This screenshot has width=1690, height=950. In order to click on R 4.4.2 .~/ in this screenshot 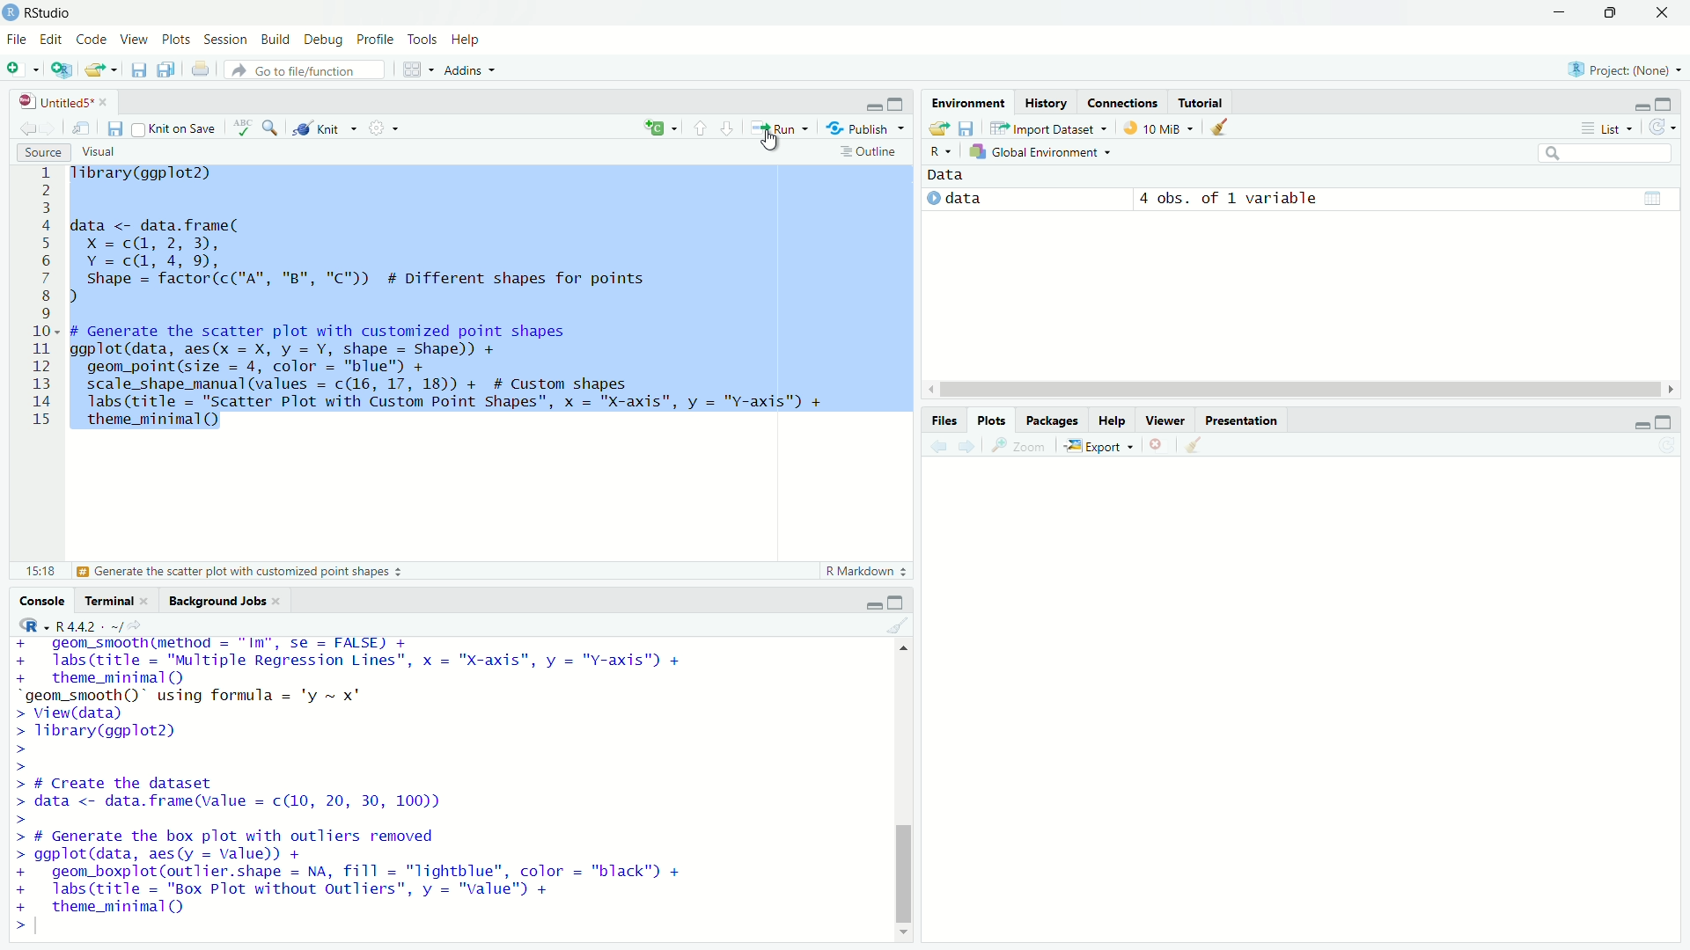, I will do `click(89, 626)`.